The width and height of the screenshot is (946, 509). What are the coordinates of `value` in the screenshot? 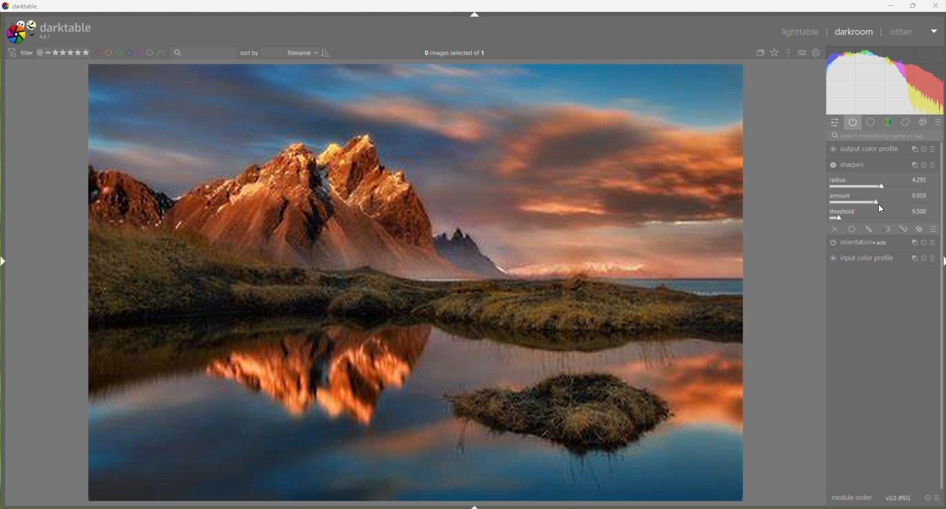 It's located at (920, 178).